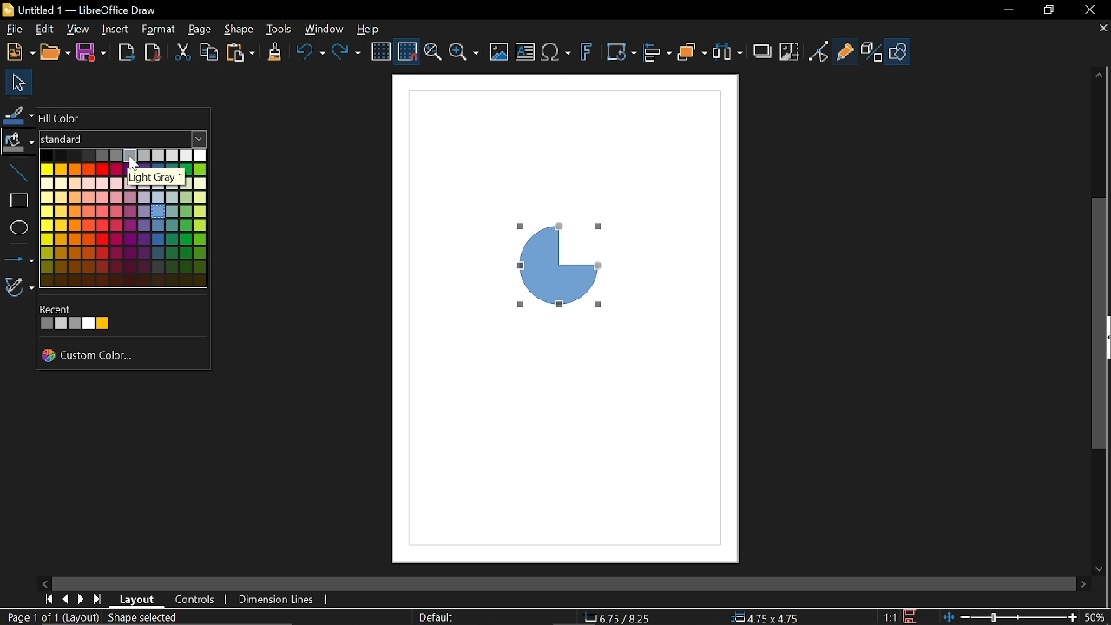  I want to click on 1:1 (Scaling factor of the document), so click(901, 616).